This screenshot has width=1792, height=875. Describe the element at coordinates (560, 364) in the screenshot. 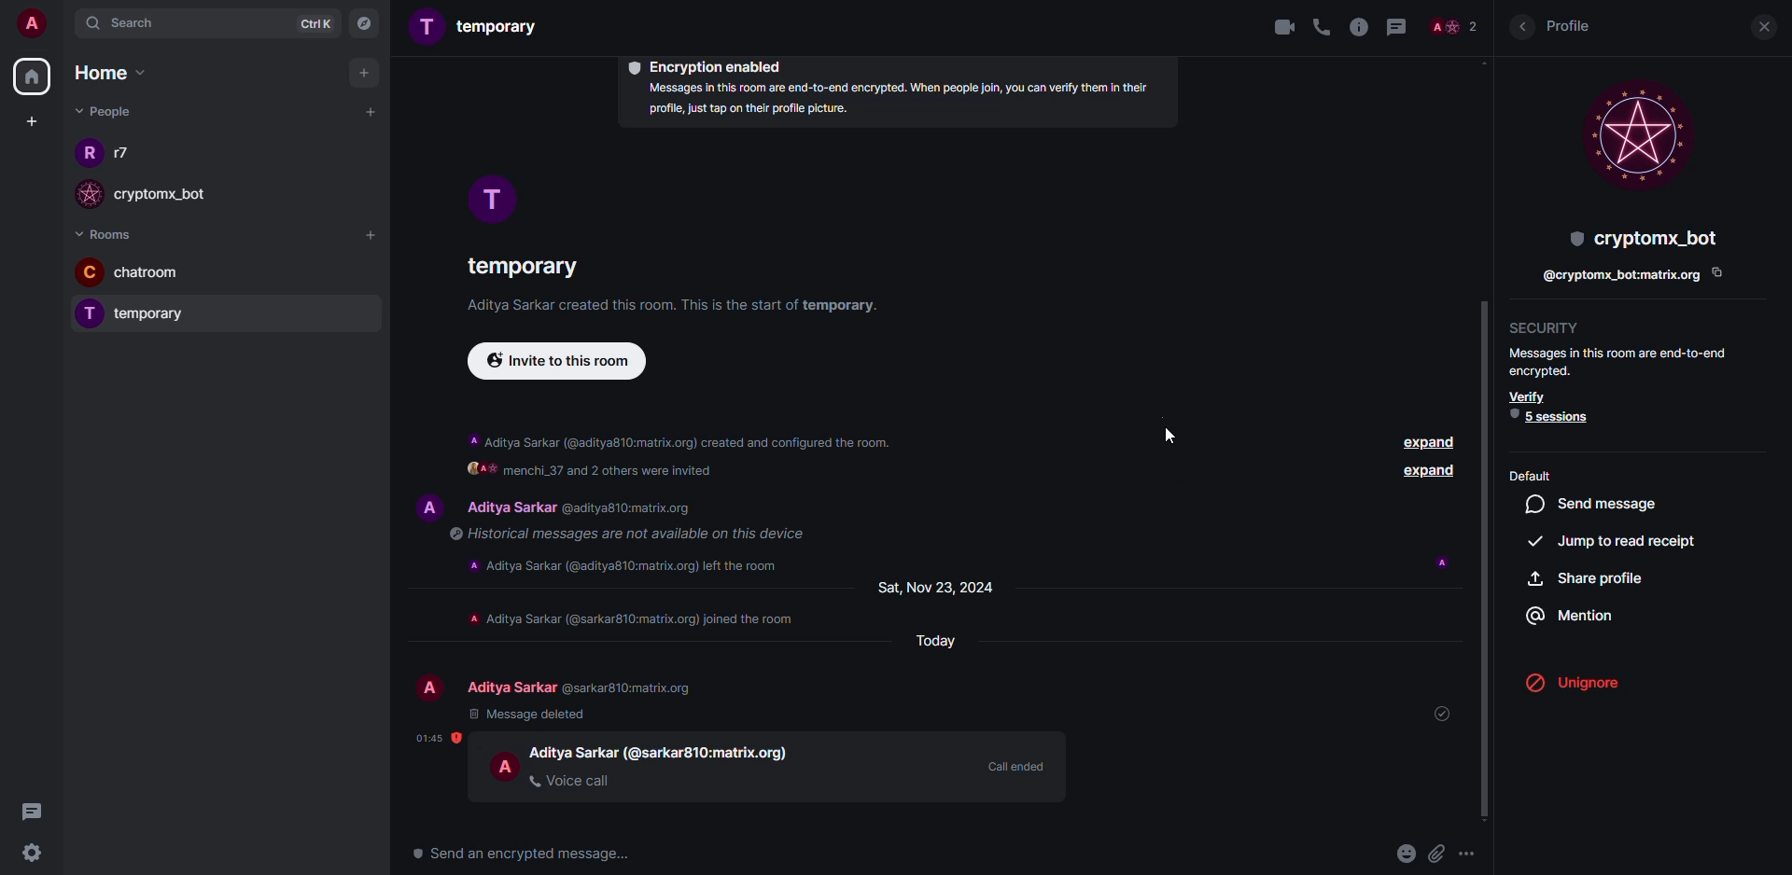

I see `invite to this room` at that location.